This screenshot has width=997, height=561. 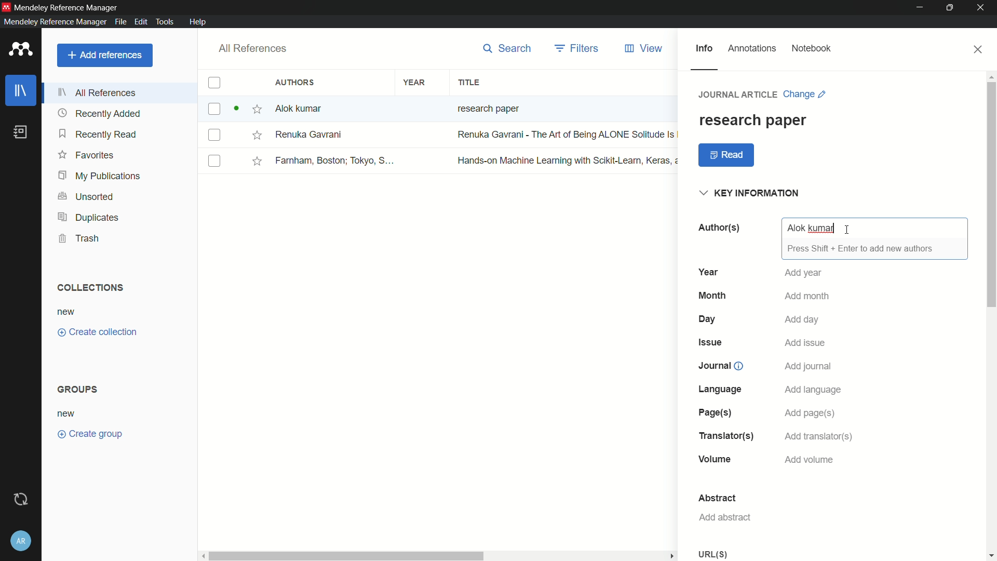 What do you see at coordinates (99, 114) in the screenshot?
I see `recently added` at bounding box center [99, 114].